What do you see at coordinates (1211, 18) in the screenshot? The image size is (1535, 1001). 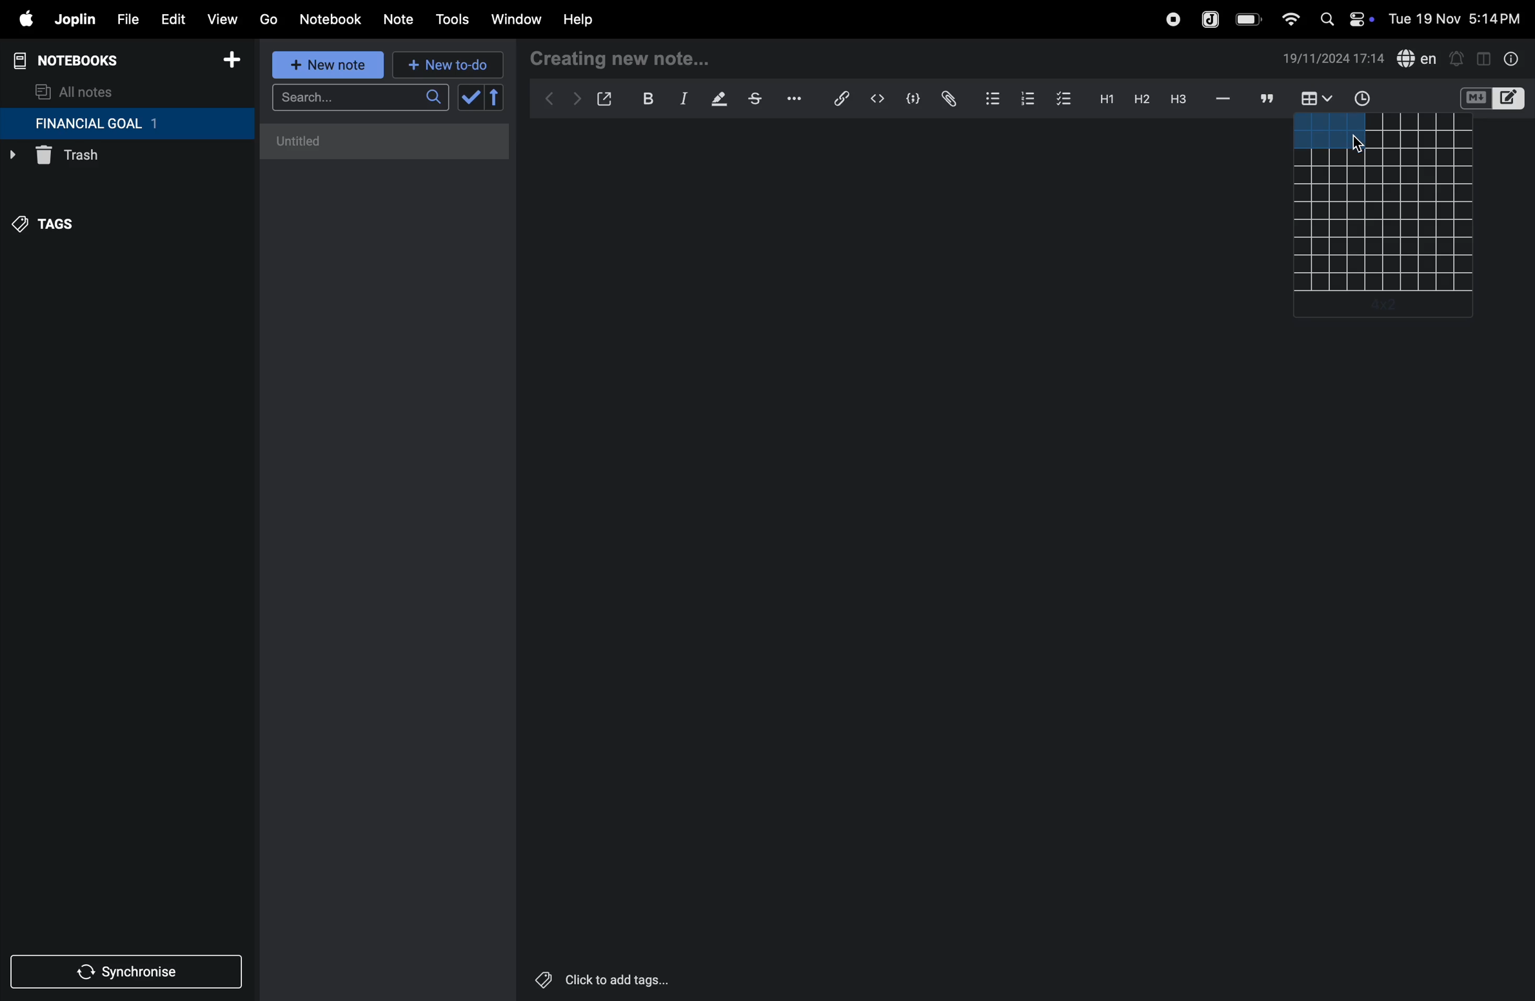 I see `joplin` at bounding box center [1211, 18].